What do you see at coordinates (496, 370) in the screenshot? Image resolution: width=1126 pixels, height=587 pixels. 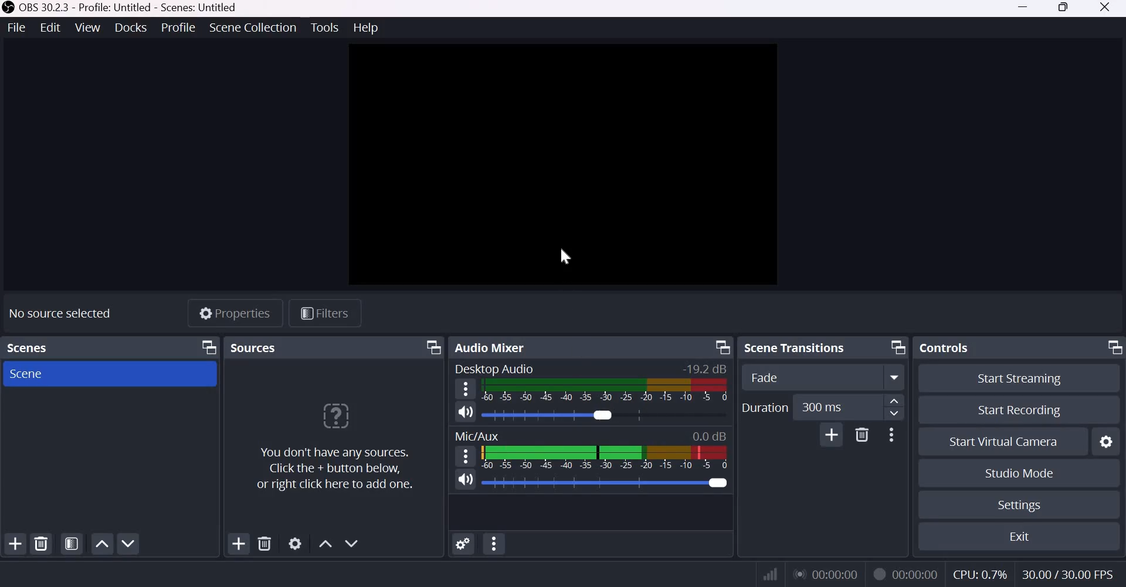 I see `Desktop Audio` at bounding box center [496, 370].